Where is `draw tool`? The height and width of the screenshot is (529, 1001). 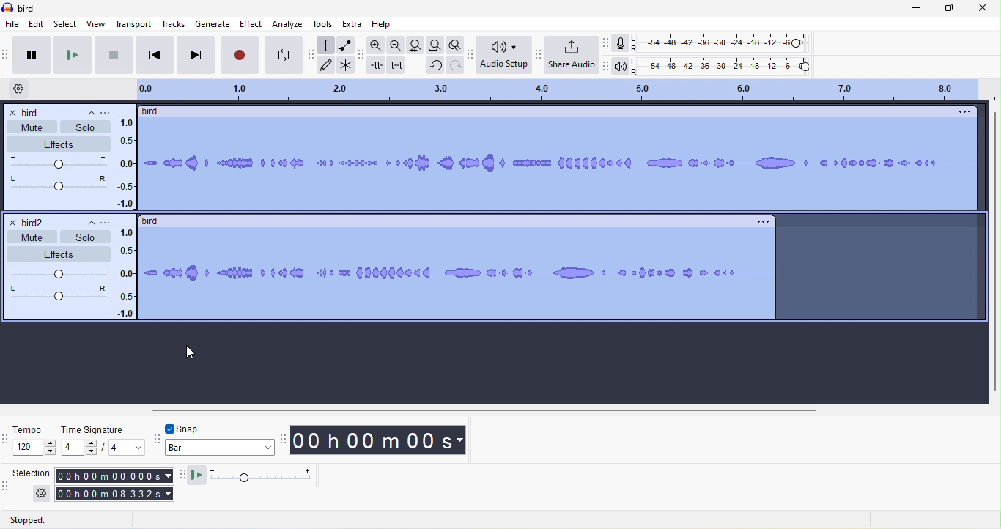
draw tool is located at coordinates (328, 66).